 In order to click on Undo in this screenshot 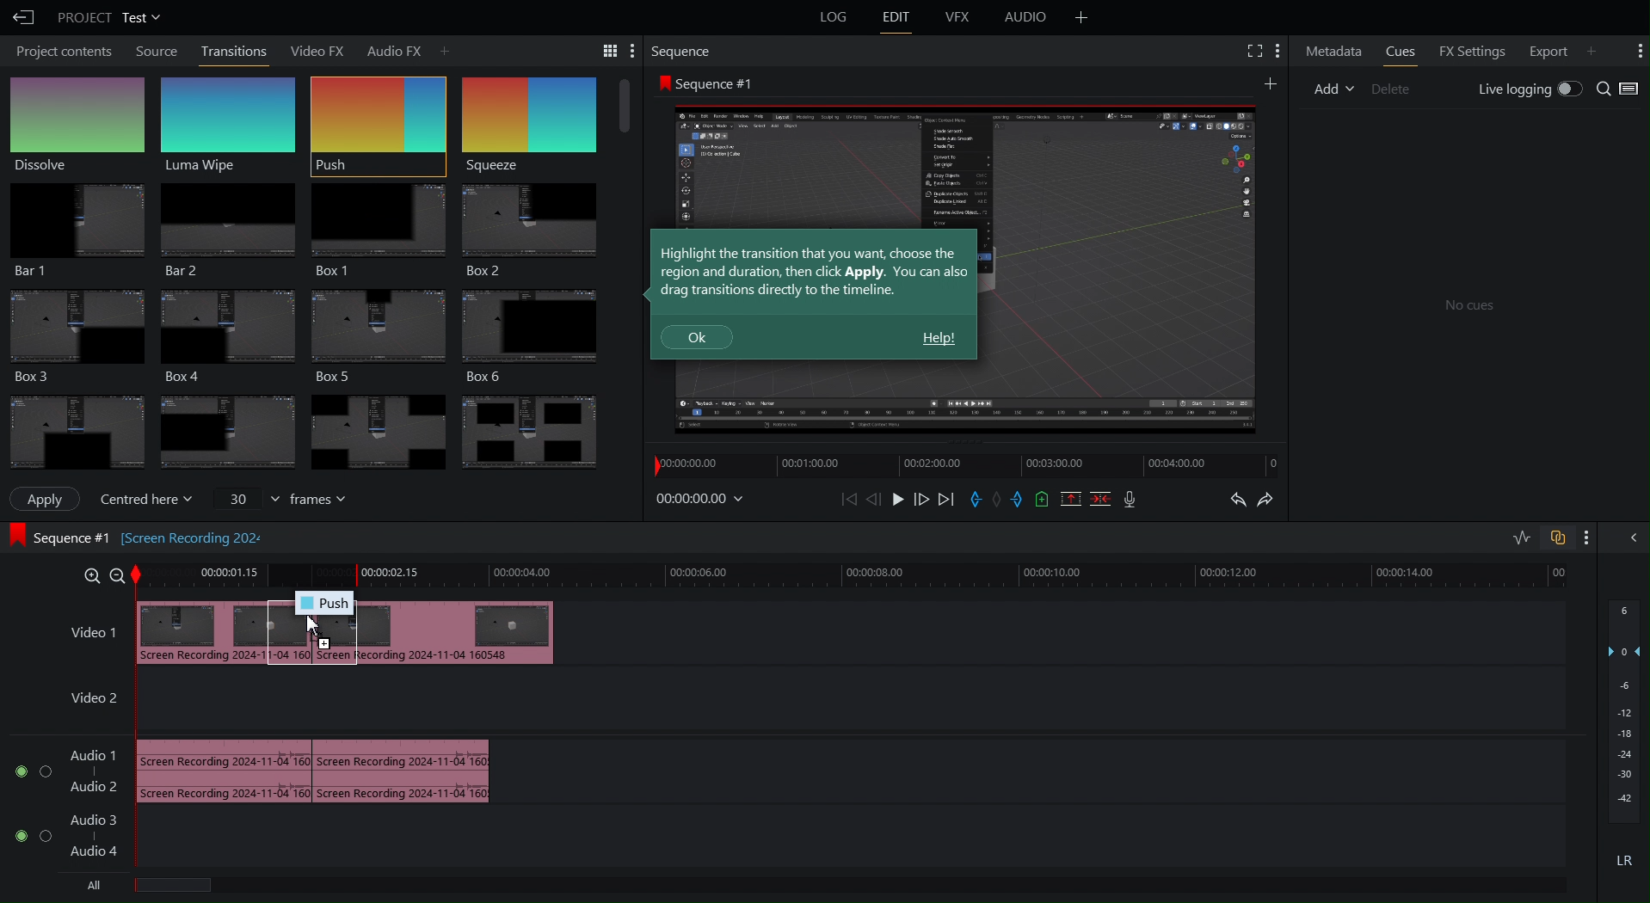, I will do `click(1234, 501)`.